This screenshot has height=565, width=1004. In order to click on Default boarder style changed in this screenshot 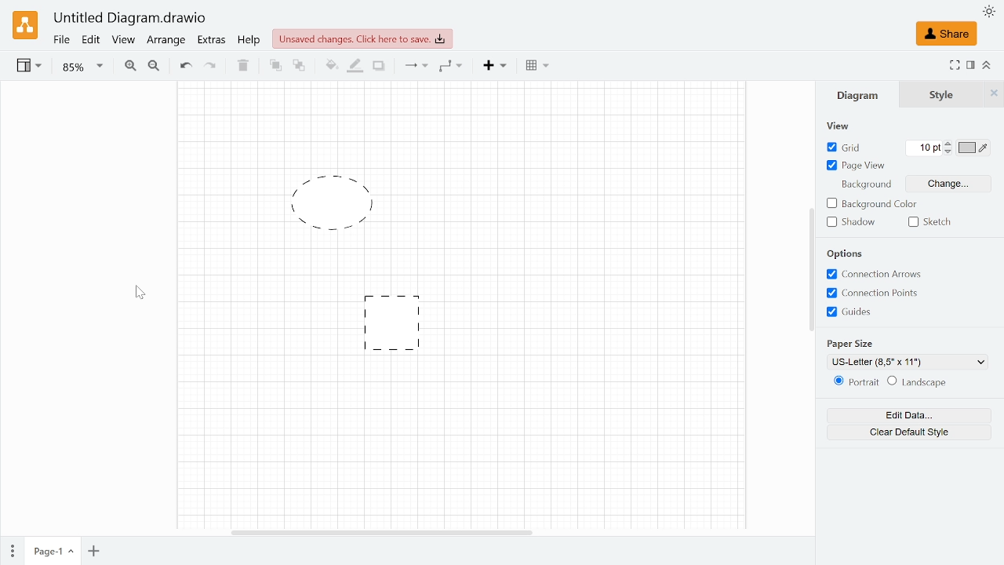, I will do `click(353, 262)`.